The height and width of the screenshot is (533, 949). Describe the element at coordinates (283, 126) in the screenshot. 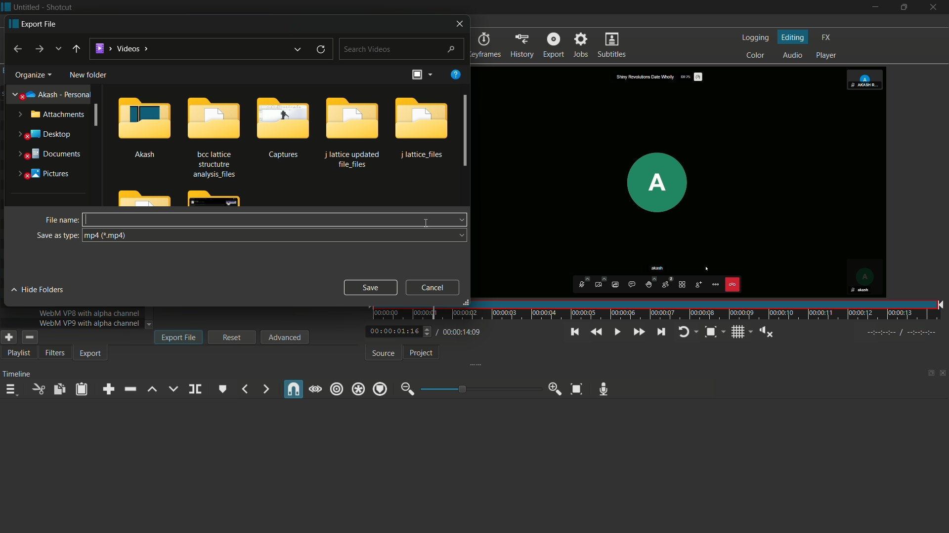

I see `folder-3` at that location.